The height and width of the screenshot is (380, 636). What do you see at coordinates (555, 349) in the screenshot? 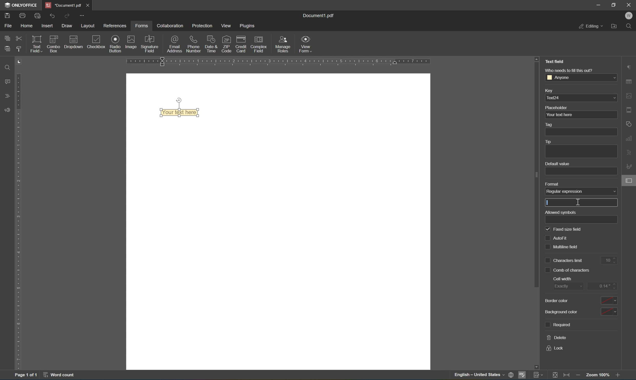
I see `lock` at bounding box center [555, 349].